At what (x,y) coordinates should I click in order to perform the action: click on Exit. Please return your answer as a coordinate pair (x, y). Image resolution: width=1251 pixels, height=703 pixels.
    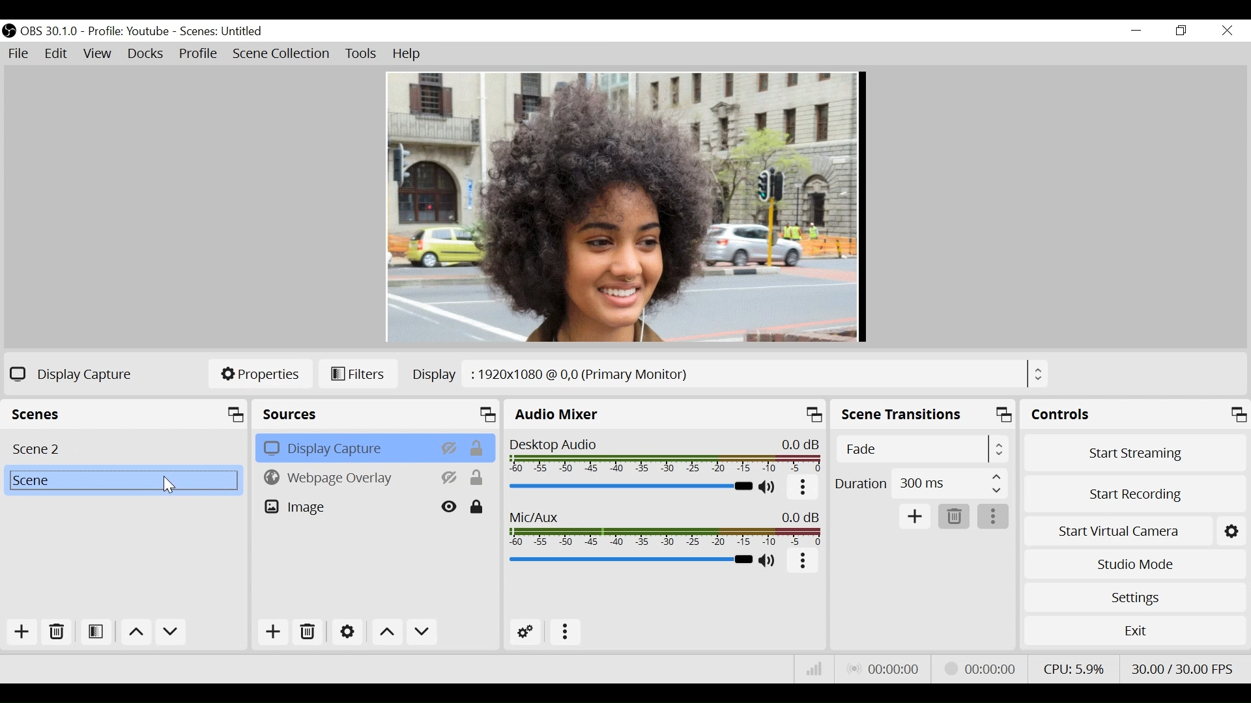
    Looking at the image, I should click on (1132, 631).